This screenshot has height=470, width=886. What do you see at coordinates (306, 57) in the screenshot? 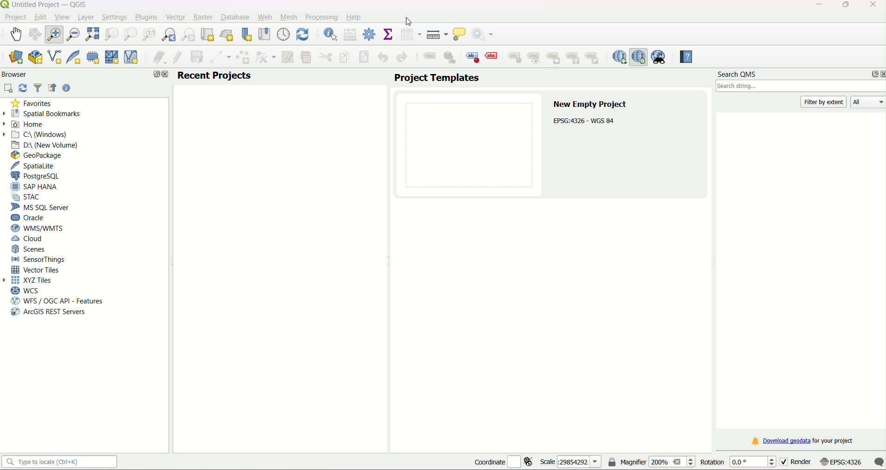
I see `delete selected` at bounding box center [306, 57].